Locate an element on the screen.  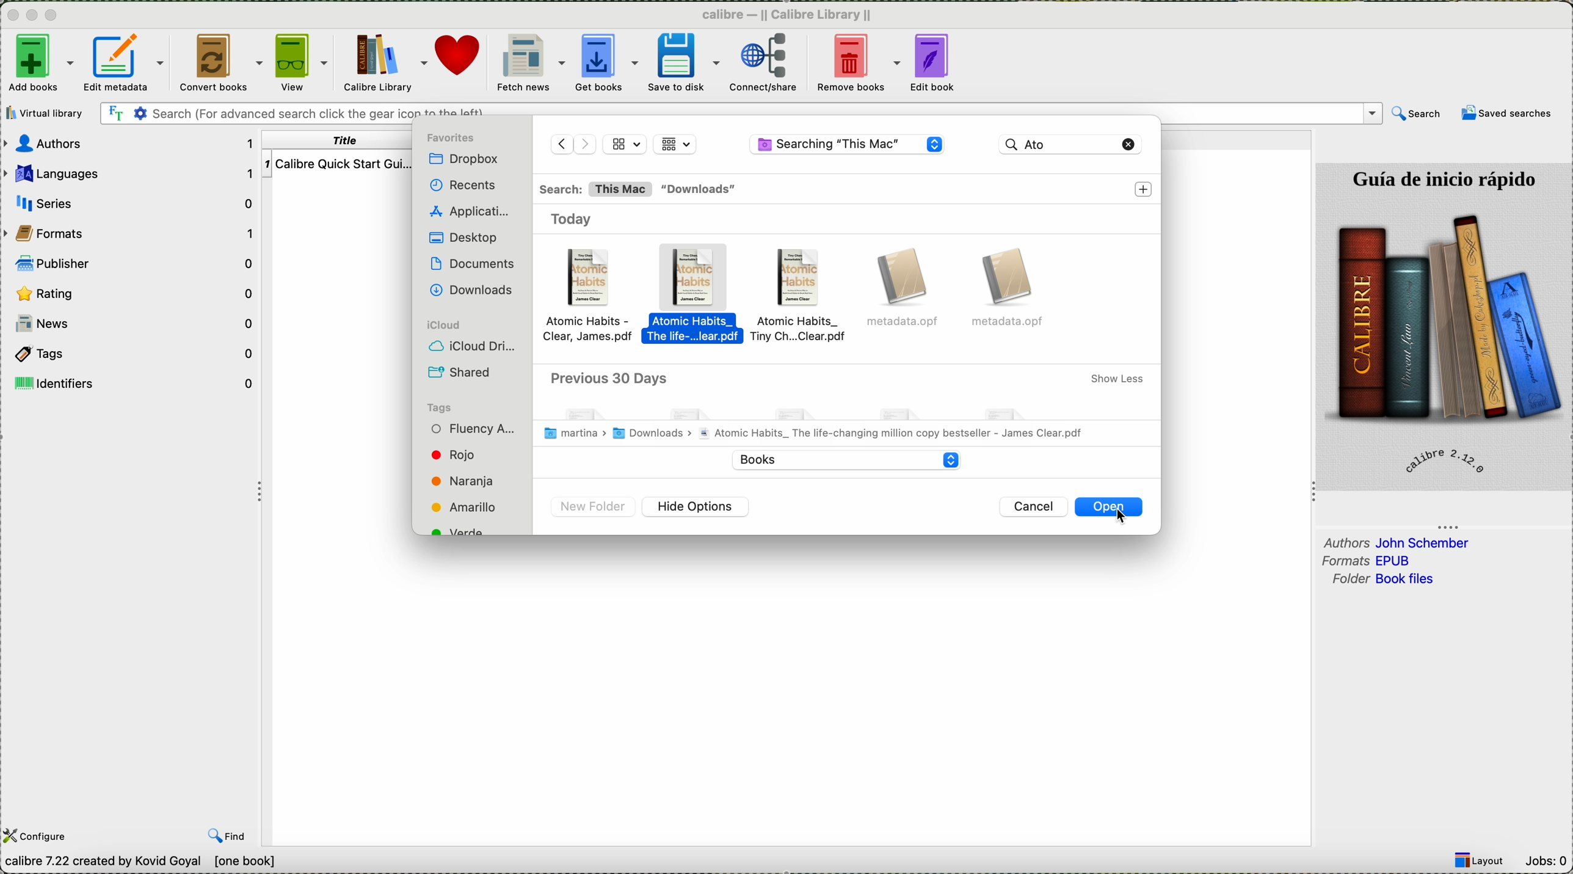
file is located at coordinates (1012, 288).